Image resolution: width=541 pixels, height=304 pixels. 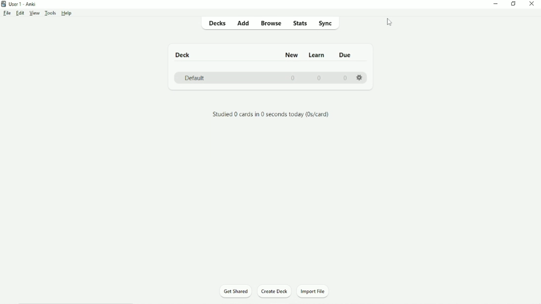 What do you see at coordinates (51, 13) in the screenshot?
I see `Tools` at bounding box center [51, 13].